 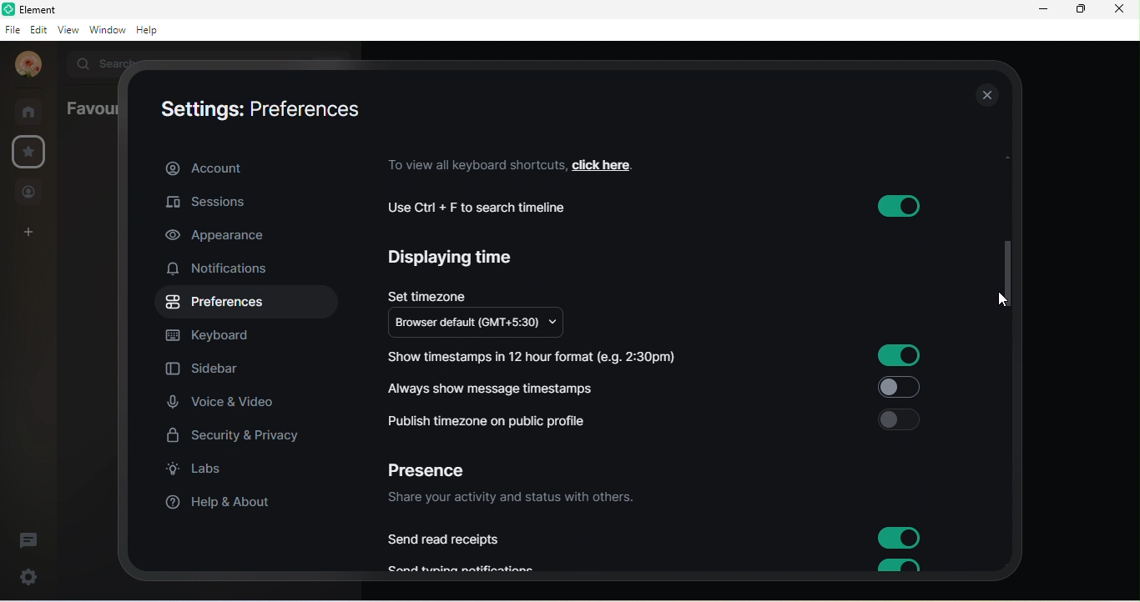 I want to click on button, so click(x=900, y=539).